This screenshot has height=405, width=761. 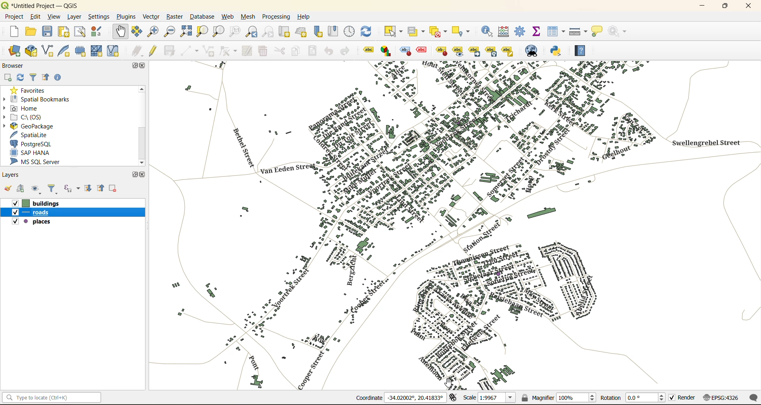 What do you see at coordinates (40, 5) in the screenshot?
I see `file name and app name` at bounding box center [40, 5].